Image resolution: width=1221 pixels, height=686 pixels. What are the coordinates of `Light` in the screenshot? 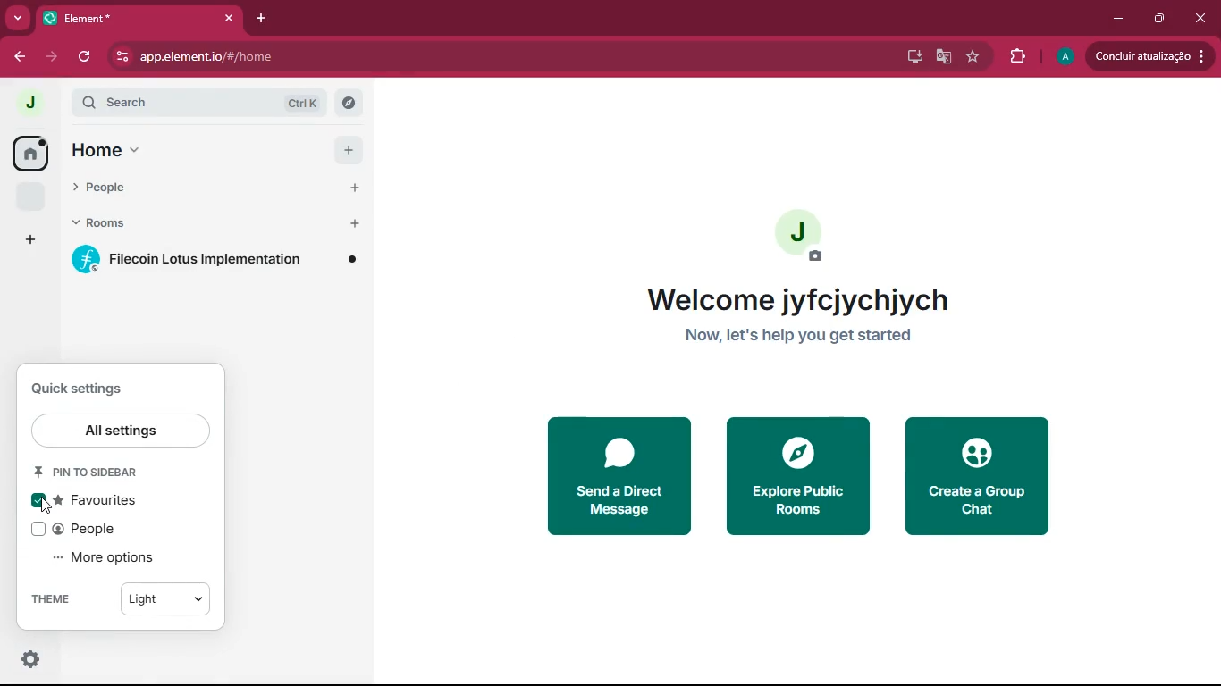 It's located at (166, 598).